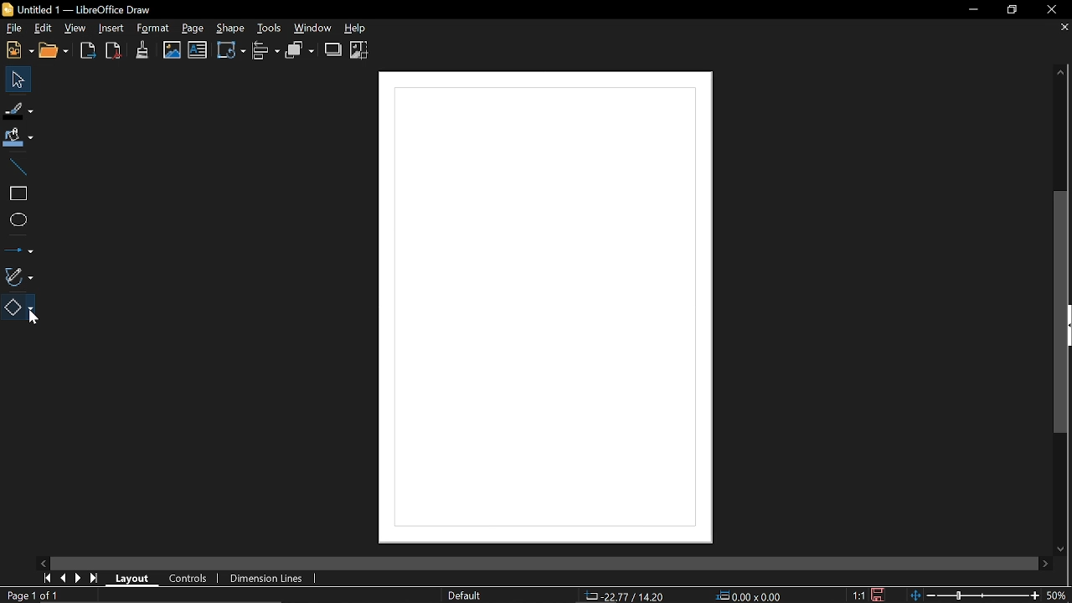 The height and width of the screenshot is (603, 1072). Describe the element at coordinates (1059, 549) in the screenshot. I see `Move down` at that location.